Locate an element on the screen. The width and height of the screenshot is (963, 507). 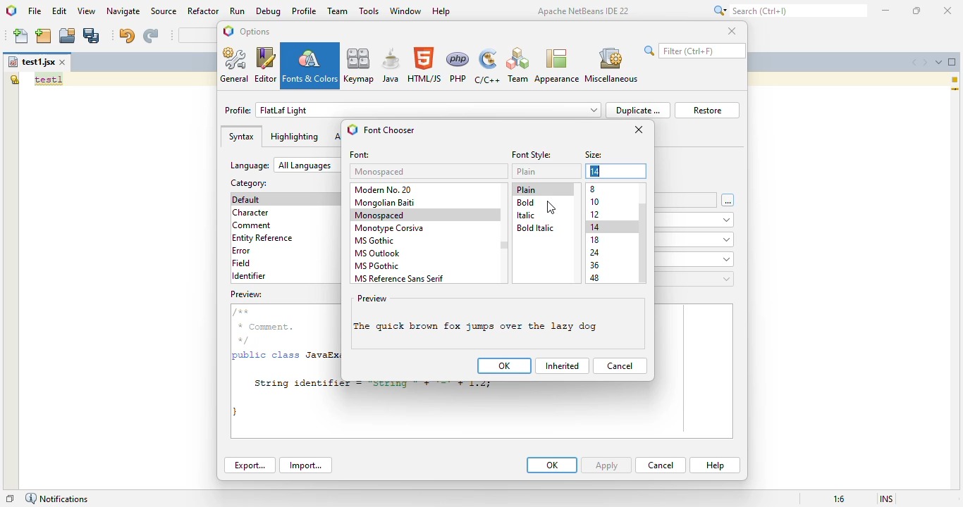
The quick brown fox jumps over the lazy dog is located at coordinates (484, 327).